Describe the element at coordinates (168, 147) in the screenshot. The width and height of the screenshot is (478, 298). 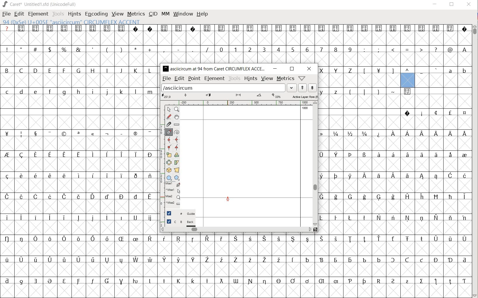
I see `Add a corner point` at that location.